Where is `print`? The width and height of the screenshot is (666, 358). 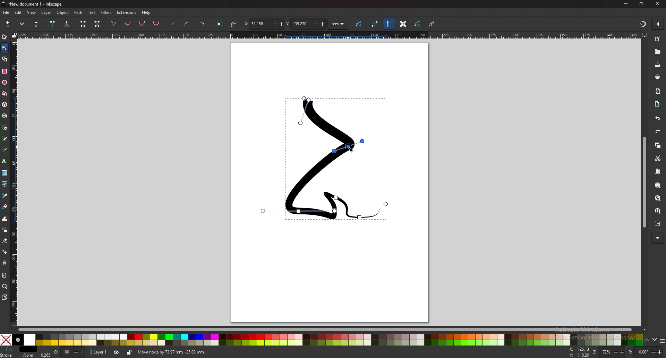 print is located at coordinates (658, 76).